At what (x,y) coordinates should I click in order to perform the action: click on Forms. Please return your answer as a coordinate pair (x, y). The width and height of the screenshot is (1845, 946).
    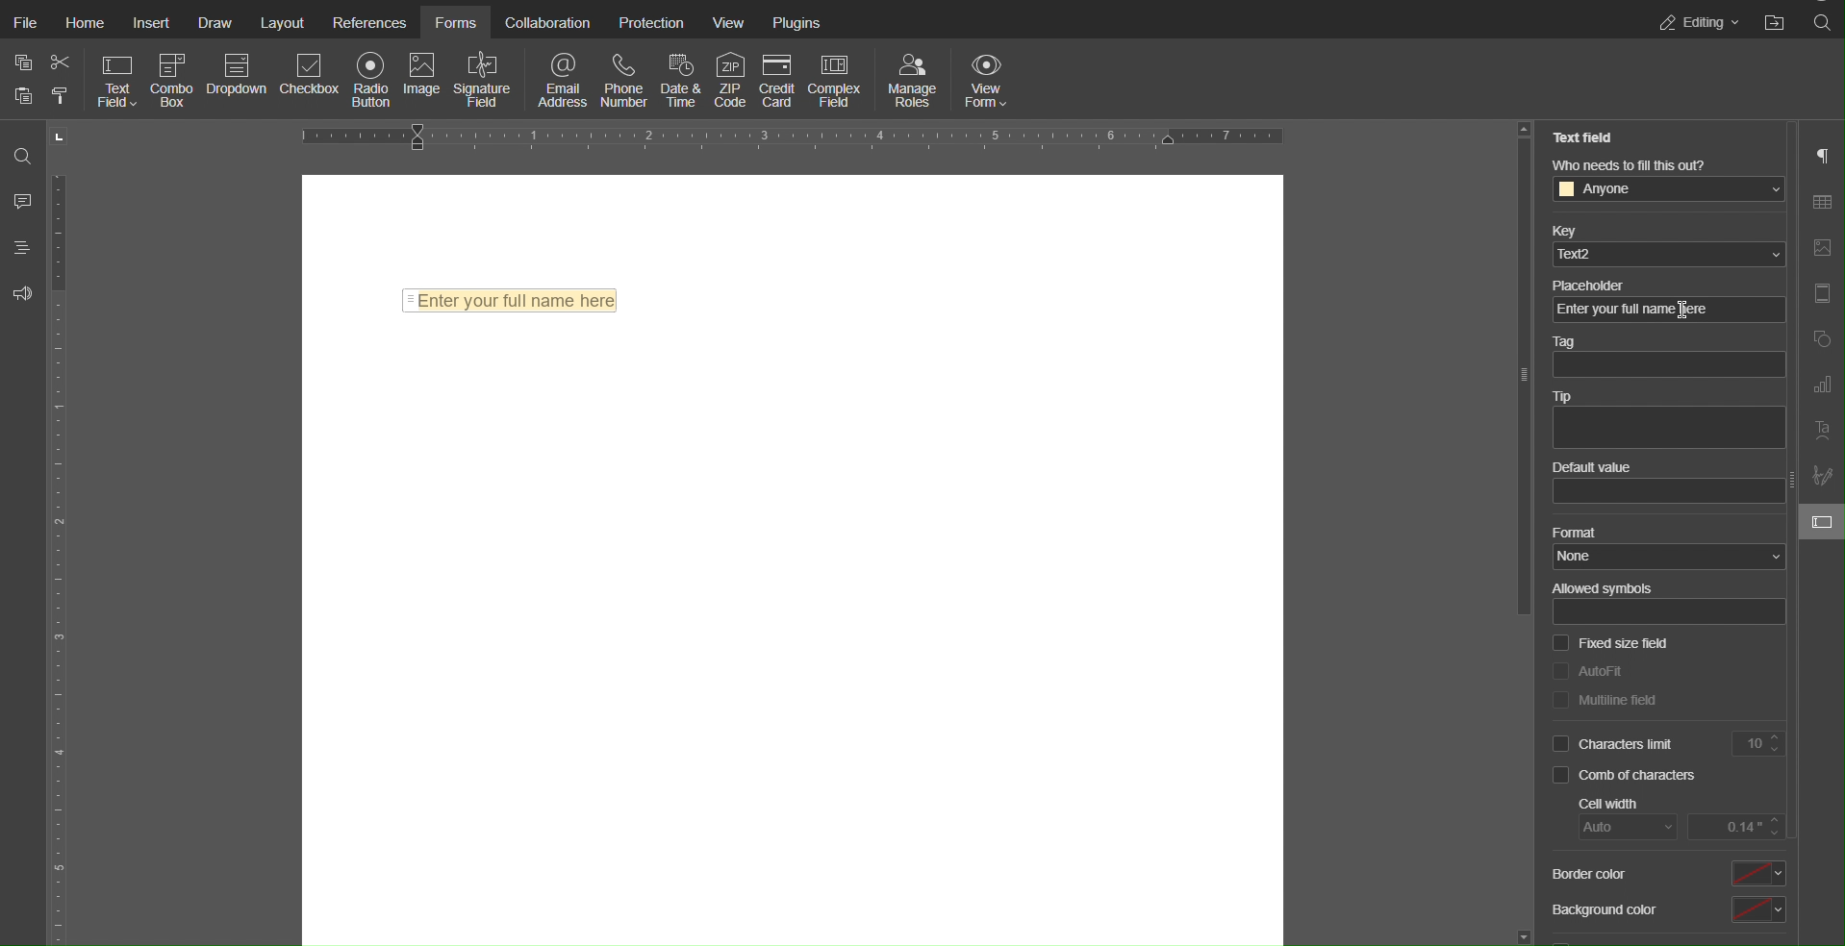
    Looking at the image, I should click on (456, 24).